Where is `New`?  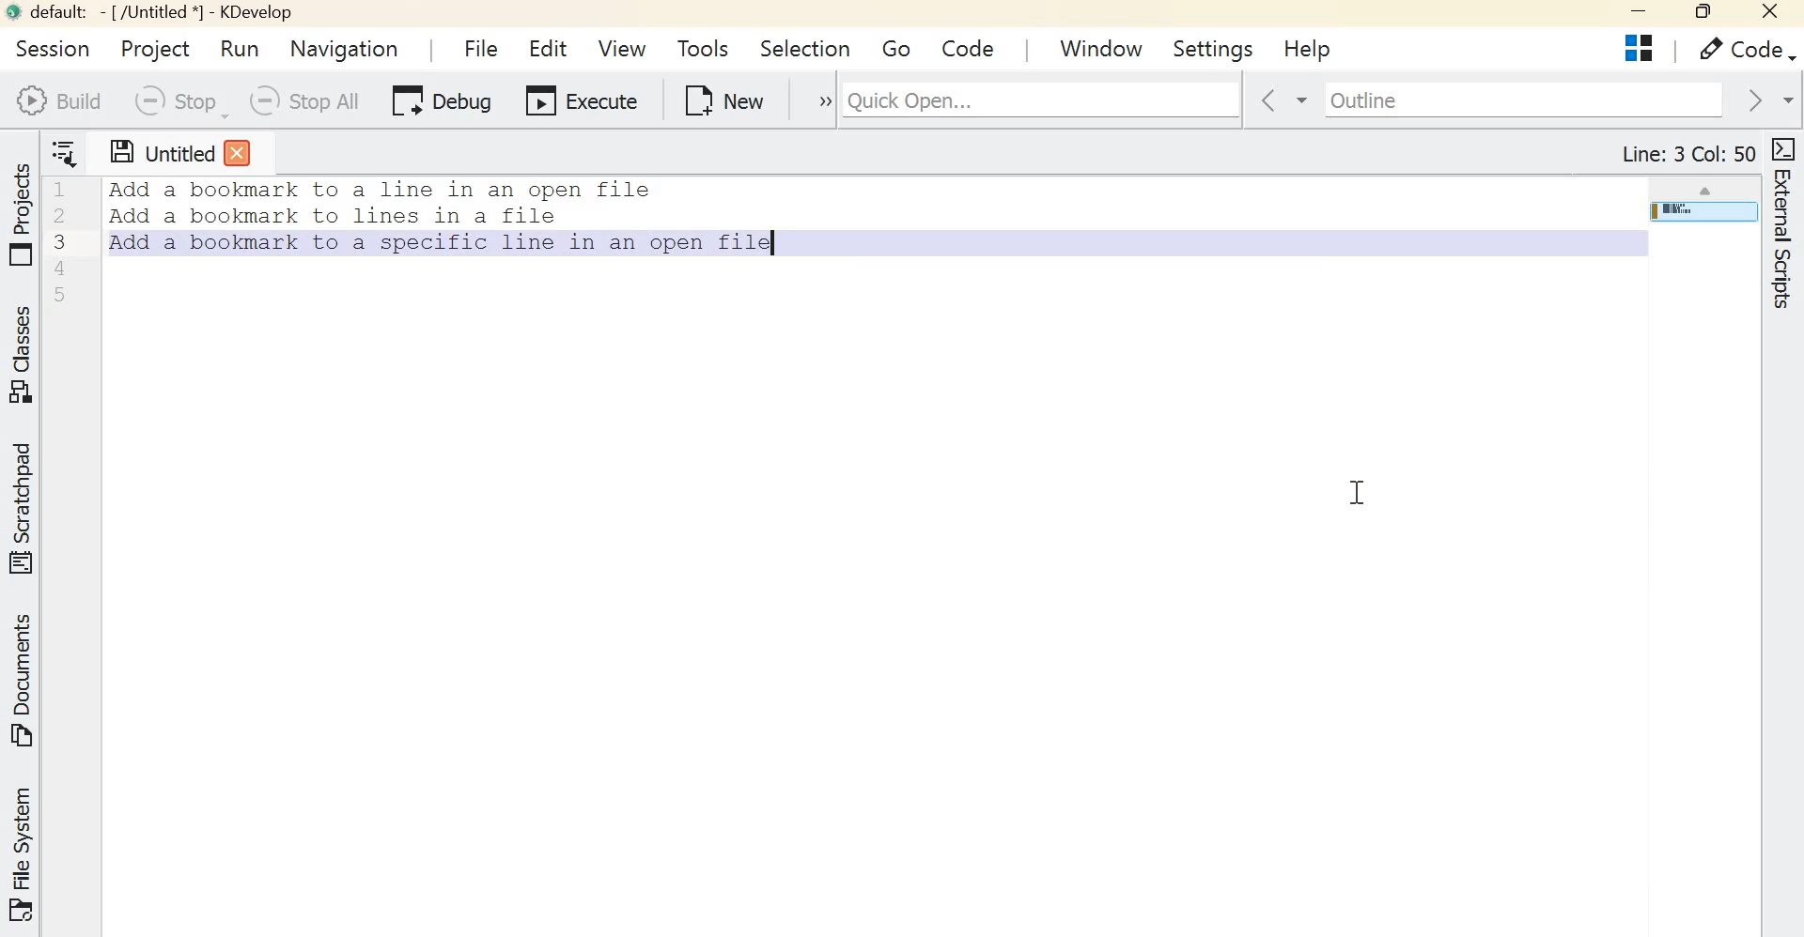
New is located at coordinates (721, 98).